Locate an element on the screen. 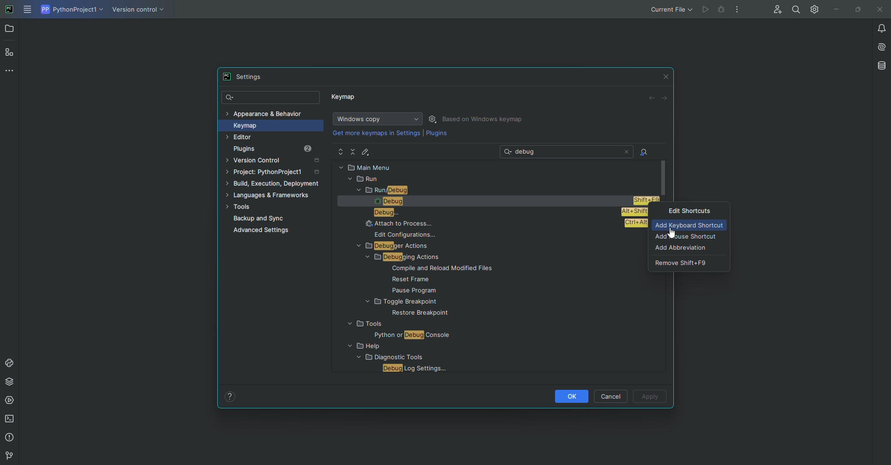 The height and width of the screenshot is (465, 891). Packages is located at coordinates (12, 381).